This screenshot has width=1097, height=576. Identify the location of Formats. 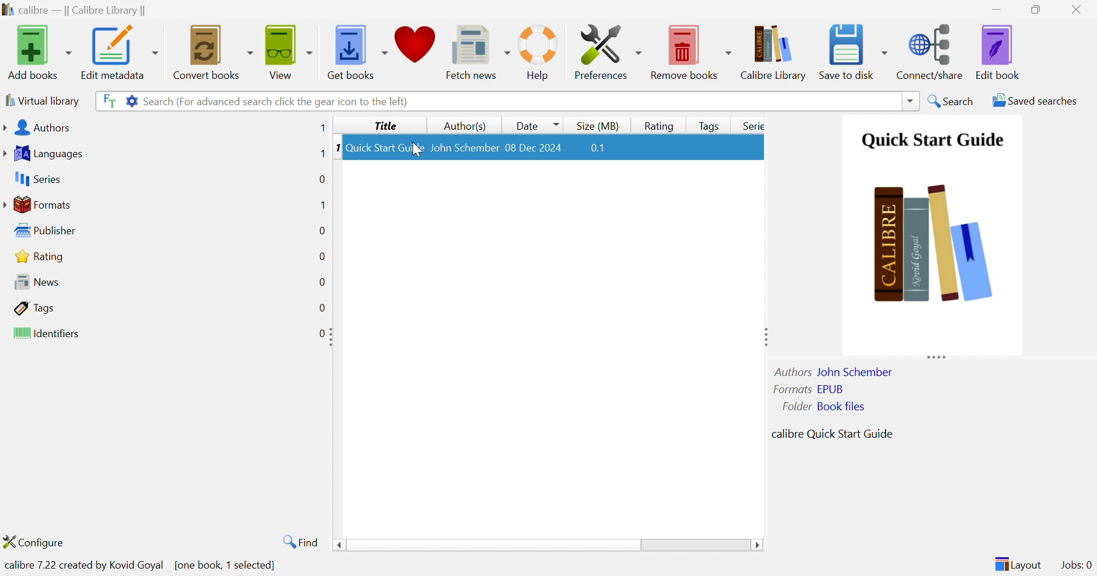
(38, 203).